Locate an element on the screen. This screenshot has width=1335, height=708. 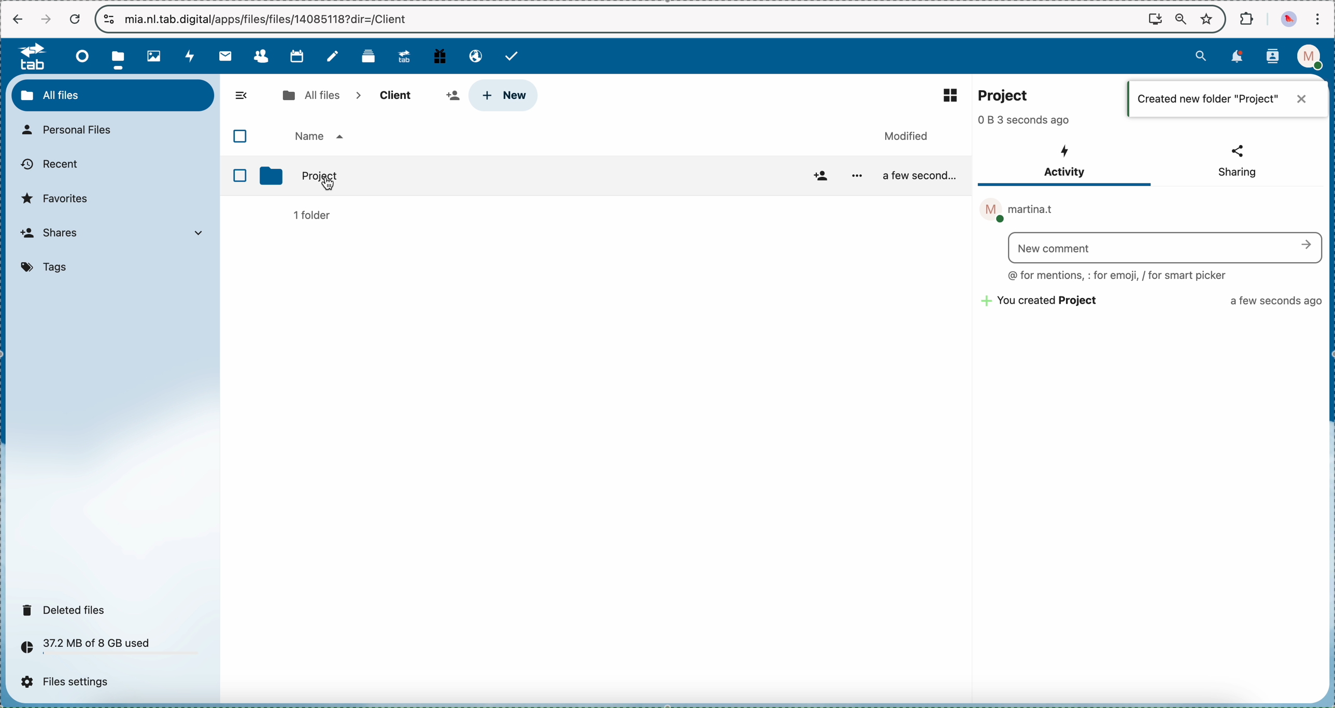
upgrade is located at coordinates (404, 55).